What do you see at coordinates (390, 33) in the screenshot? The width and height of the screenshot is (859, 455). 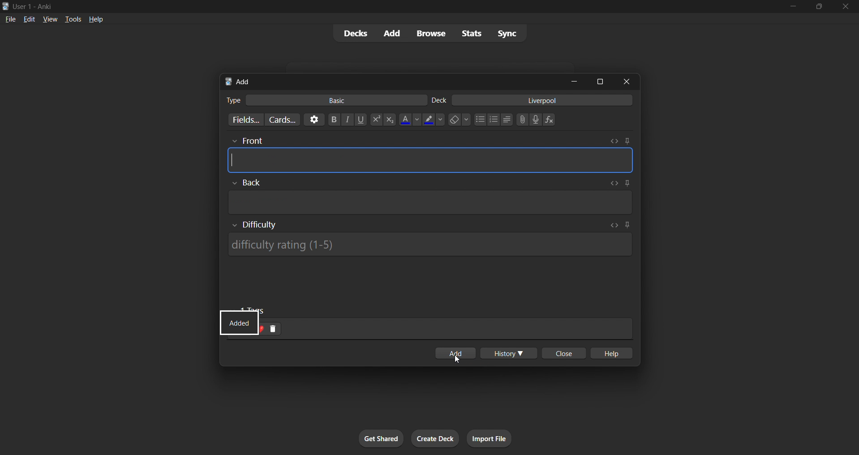 I see `add` at bounding box center [390, 33].